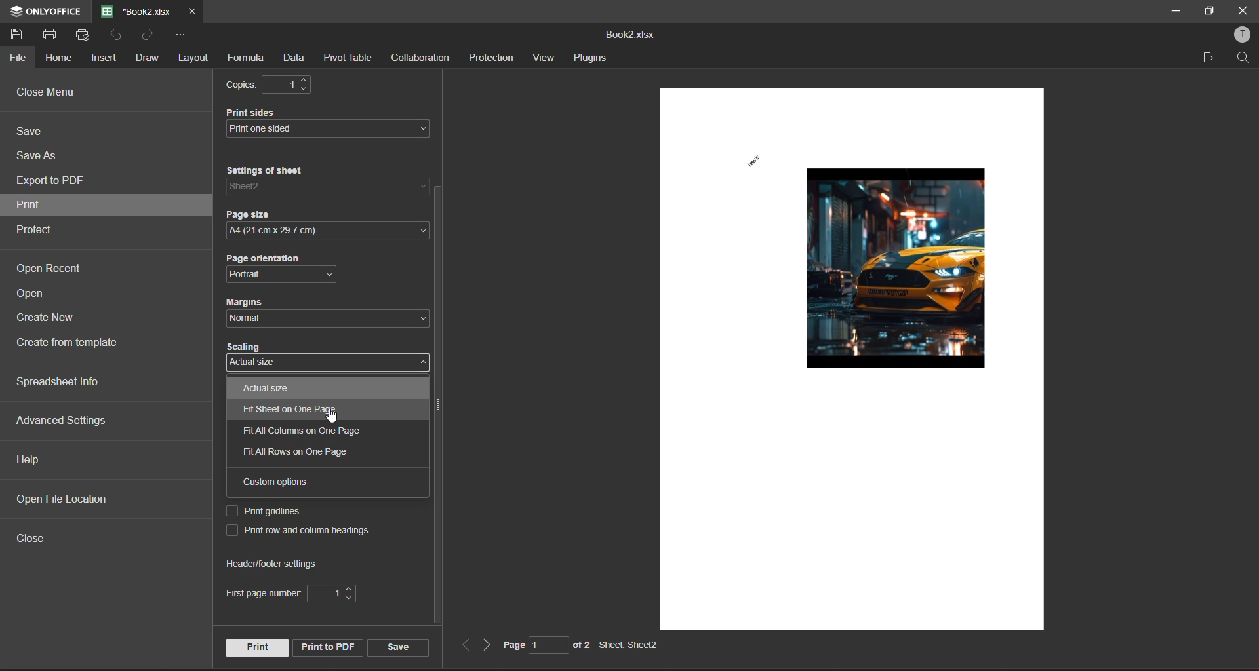  I want to click on redo, so click(149, 35).